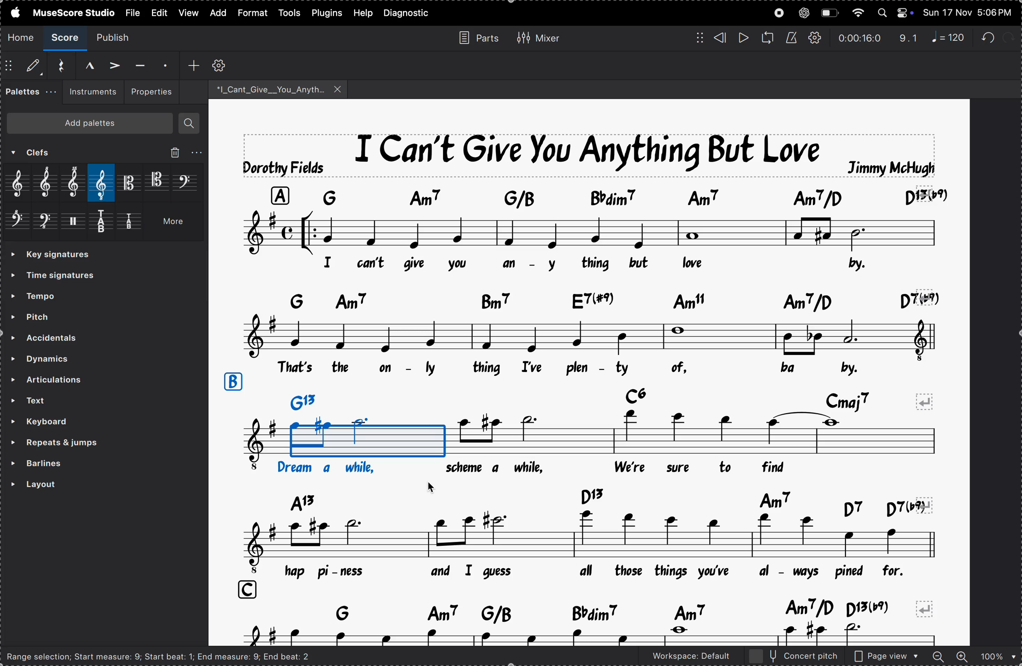 The image size is (1022, 666). Describe the element at coordinates (221, 65) in the screenshot. I see `customize toolbar` at that location.